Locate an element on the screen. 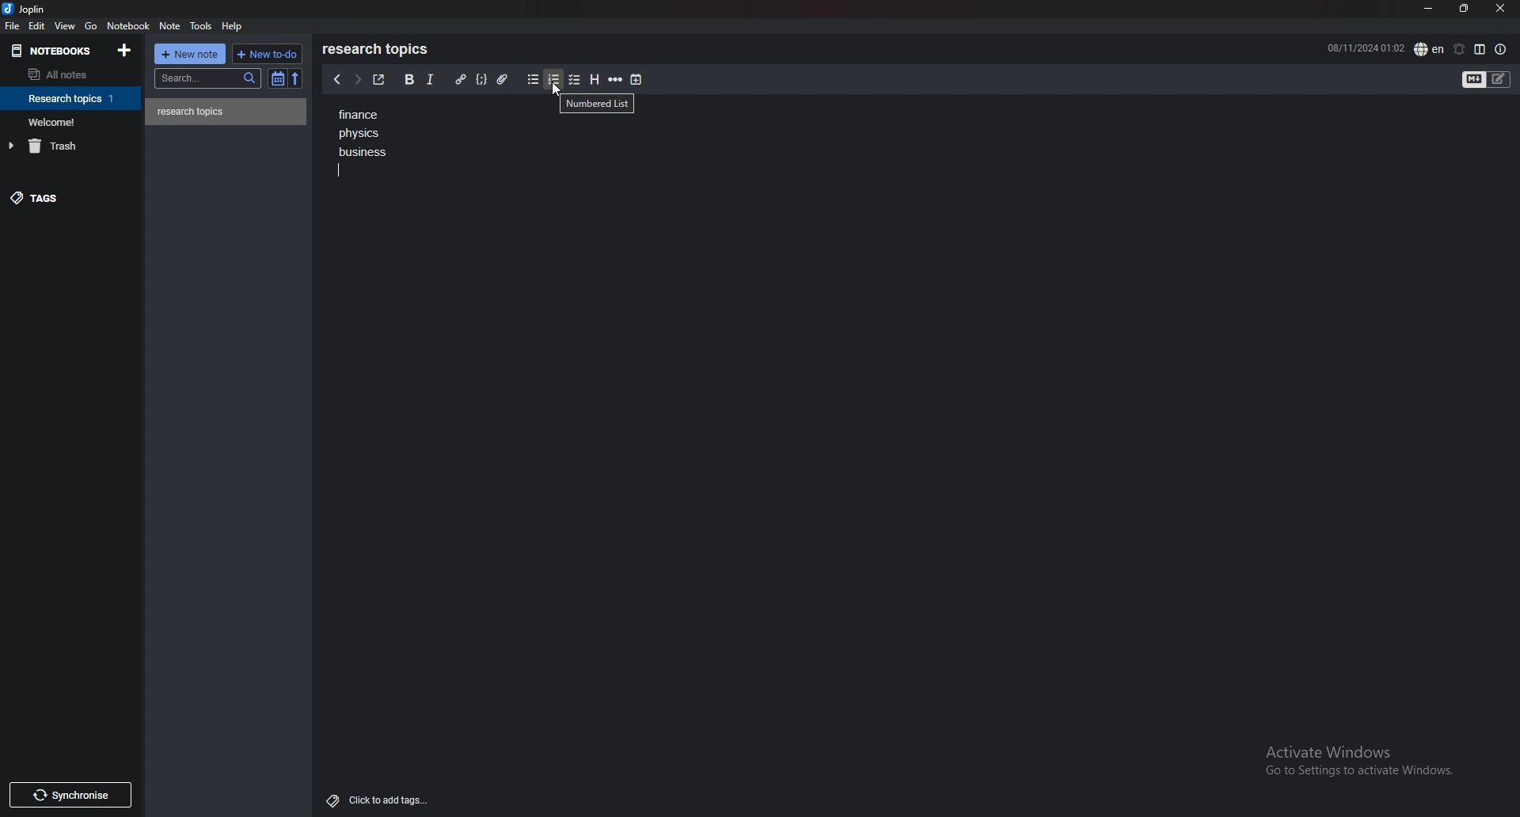 Image resolution: width=1520 pixels, height=817 pixels. close is located at coordinates (1500, 9).